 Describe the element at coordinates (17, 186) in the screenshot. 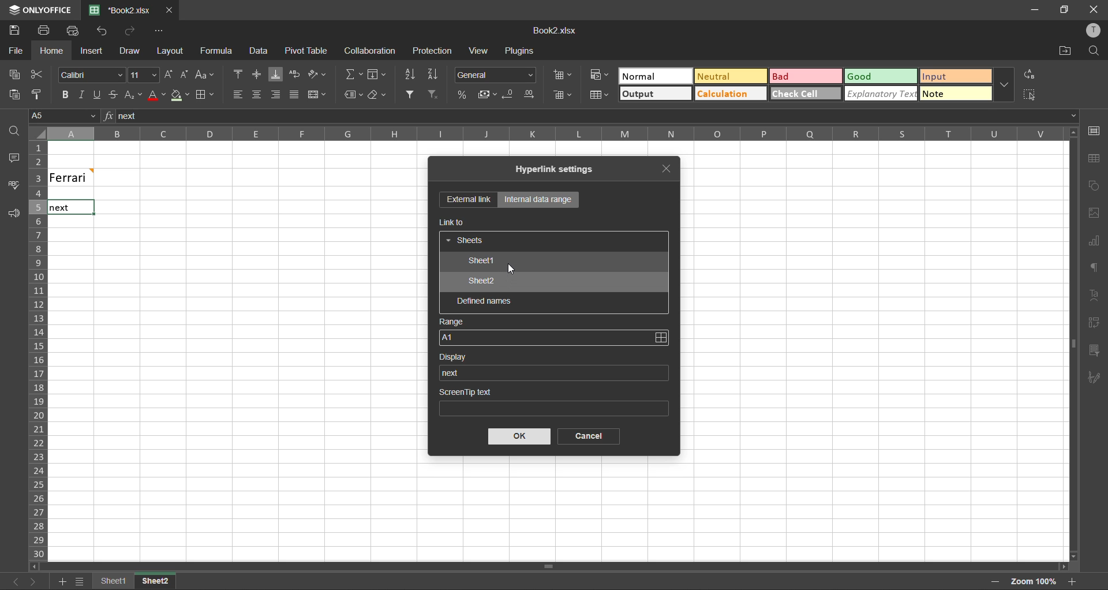

I see `spellcheck` at that location.